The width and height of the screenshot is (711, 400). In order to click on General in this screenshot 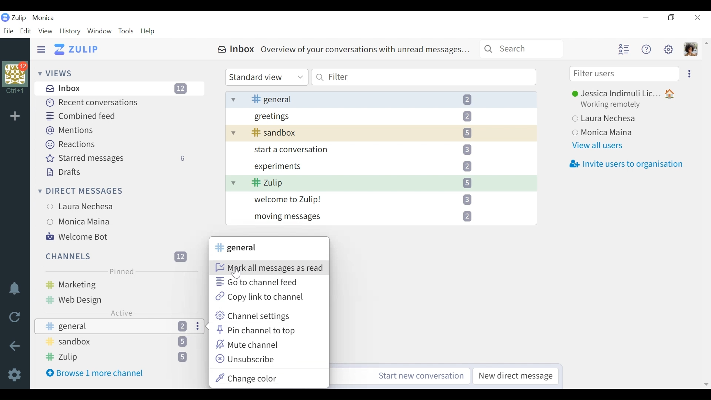, I will do `click(237, 248)`.